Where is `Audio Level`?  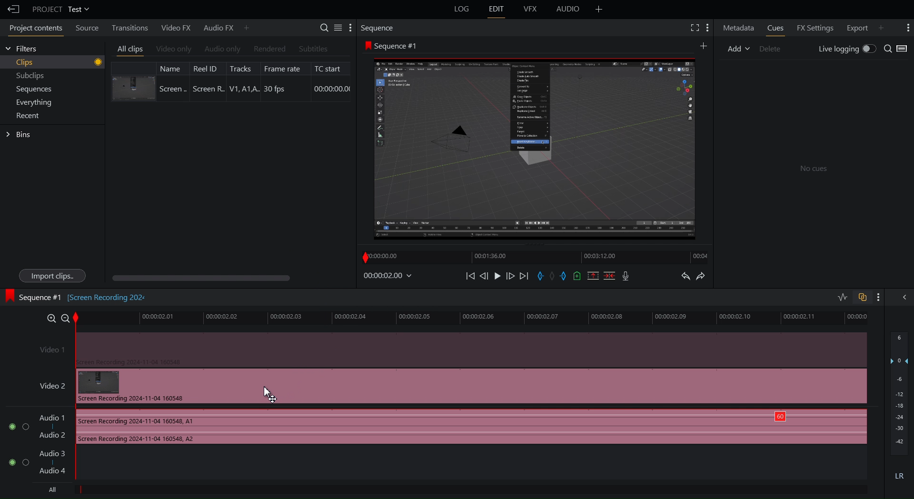
Audio Level is located at coordinates (900, 408).